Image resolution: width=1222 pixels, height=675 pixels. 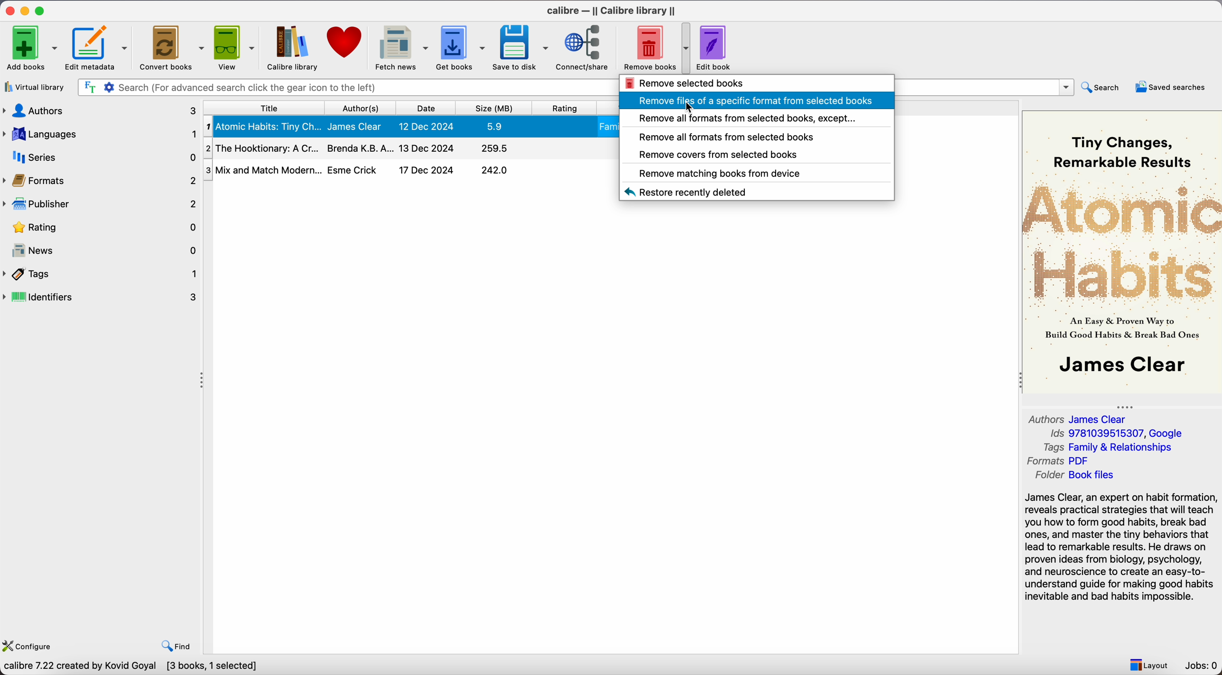 I want to click on convert books, so click(x=171, y=47).